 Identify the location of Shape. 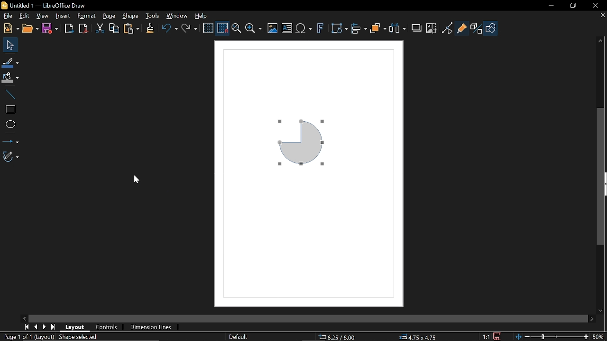
(492, 28).